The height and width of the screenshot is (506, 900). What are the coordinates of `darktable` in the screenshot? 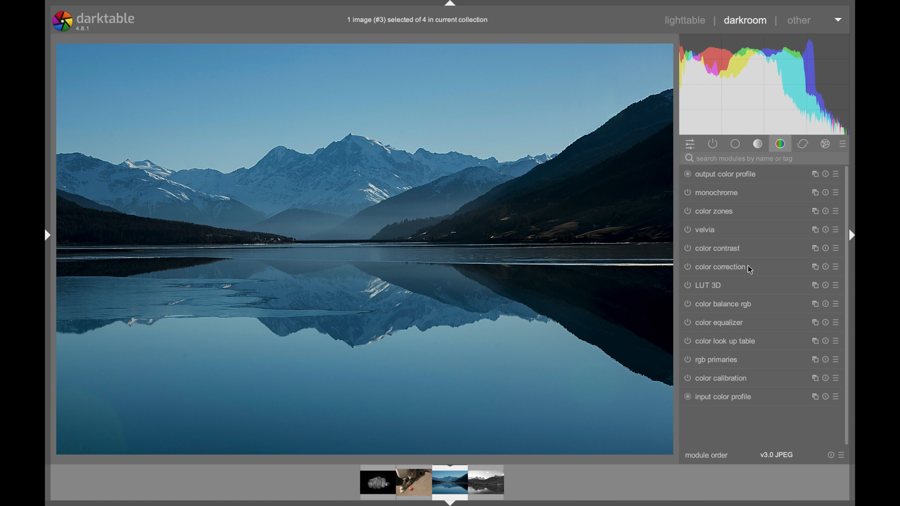 It's located at (95, 22).